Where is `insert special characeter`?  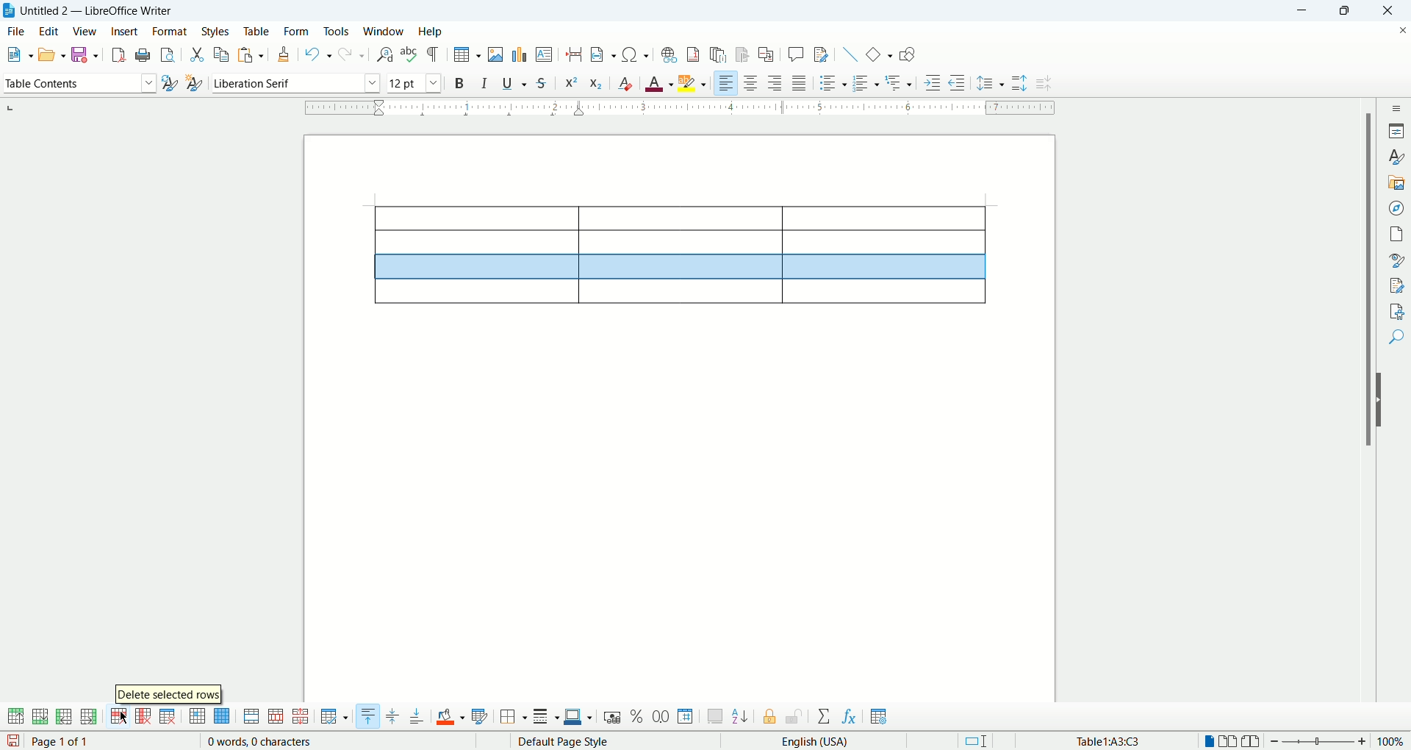
insert special characeter is located at coordinates (634, 54).